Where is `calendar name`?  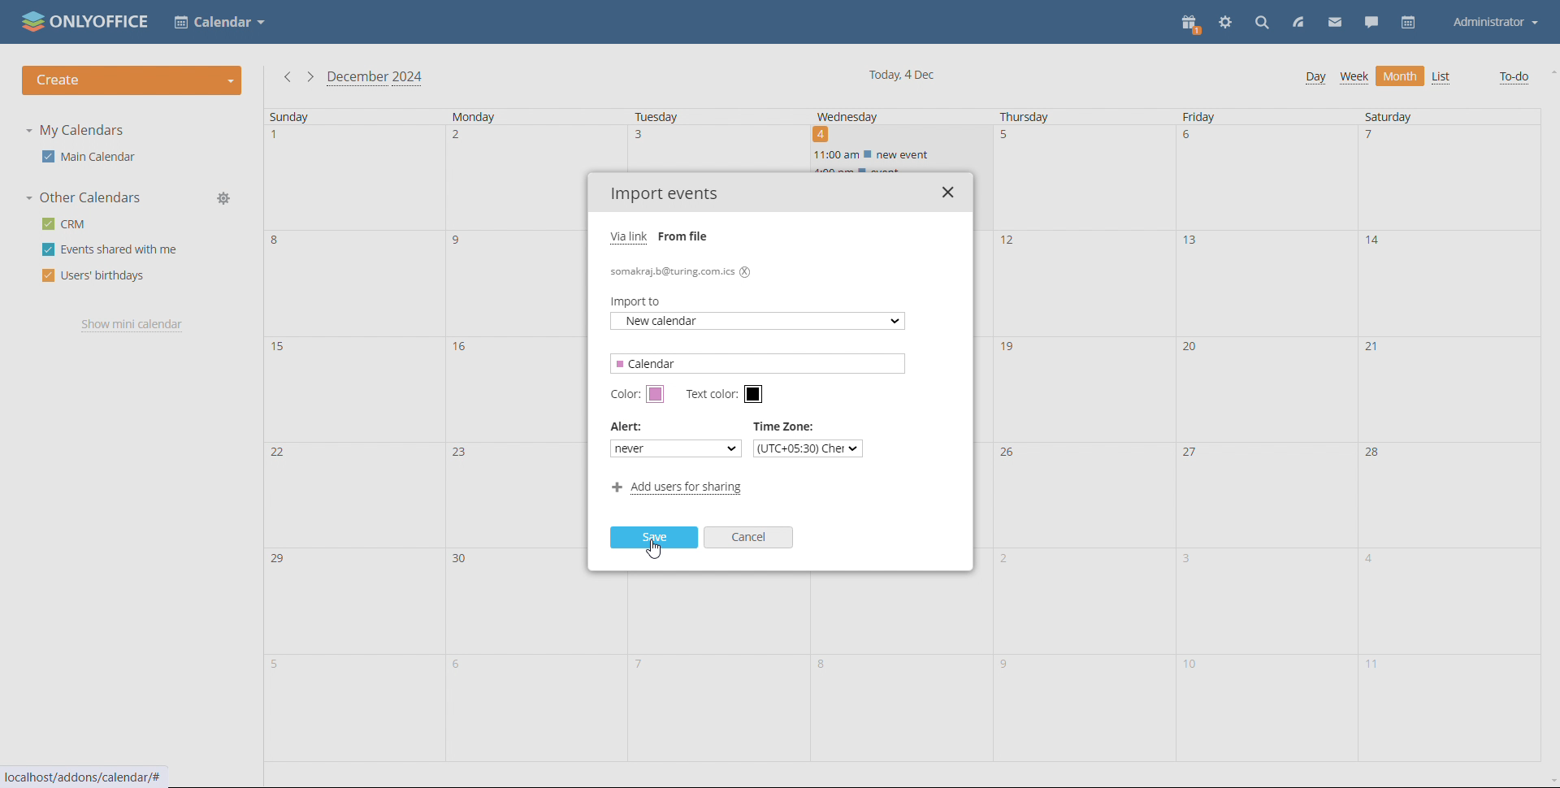 calendar name is located at coordinates (761, 364).